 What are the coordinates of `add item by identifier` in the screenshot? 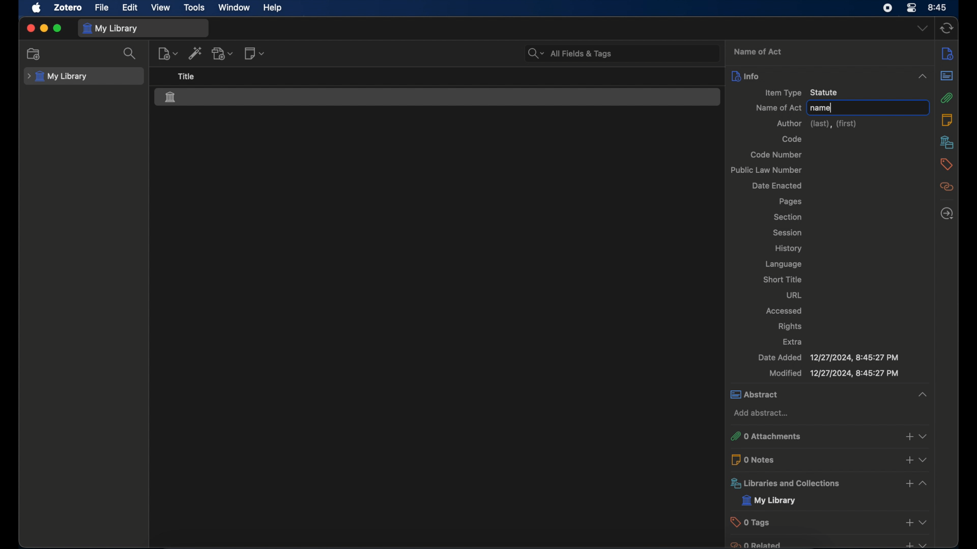 It's located at (196, 54).